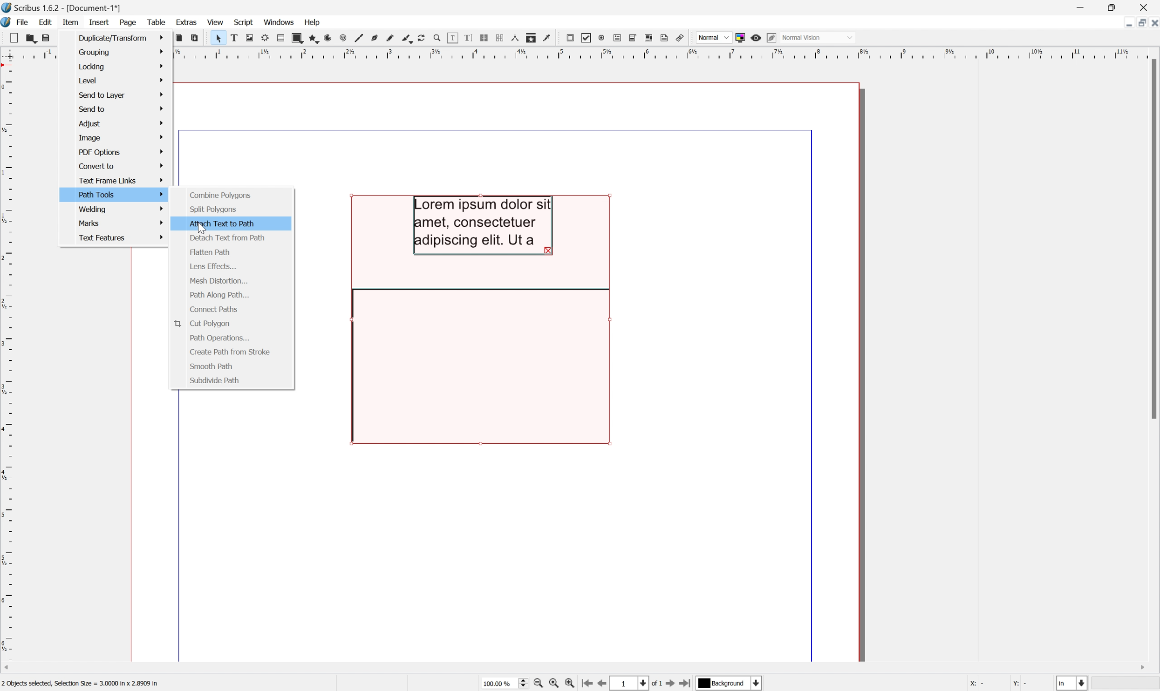  I want to click on Adjust, so click(121, 123).